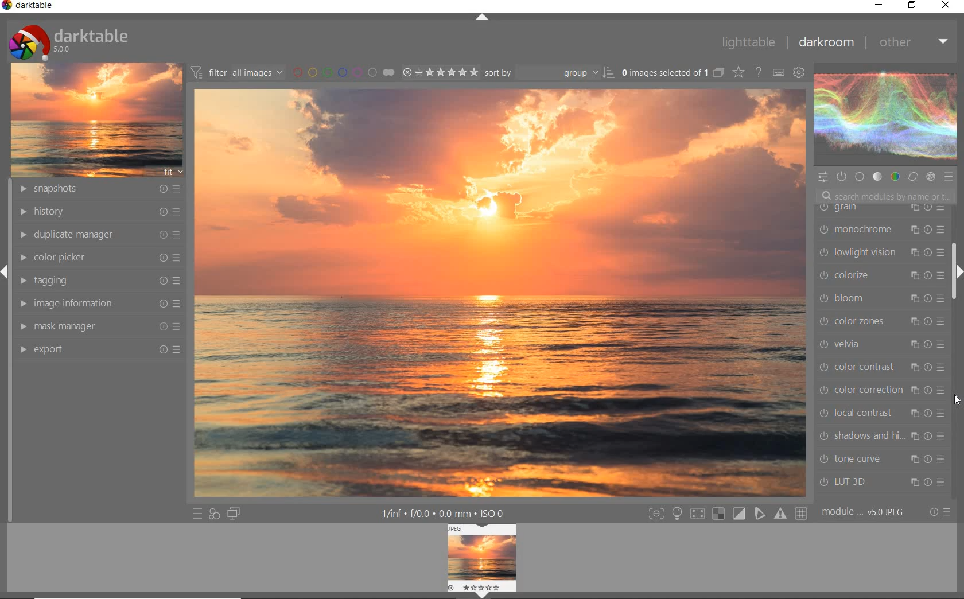  What do you see at coordinates (879, 388) in the screenshot?
I see `color correction` at bounding box center [879, 388].